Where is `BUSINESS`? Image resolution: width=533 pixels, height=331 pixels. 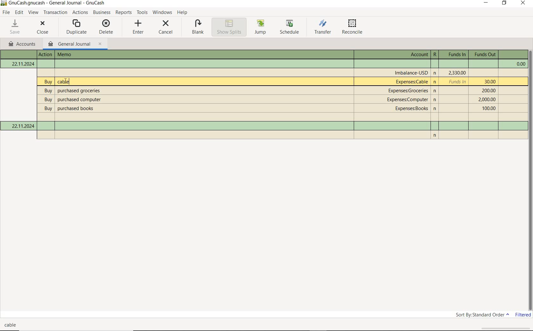
BUSINESS is located at coordinates (102, 12).